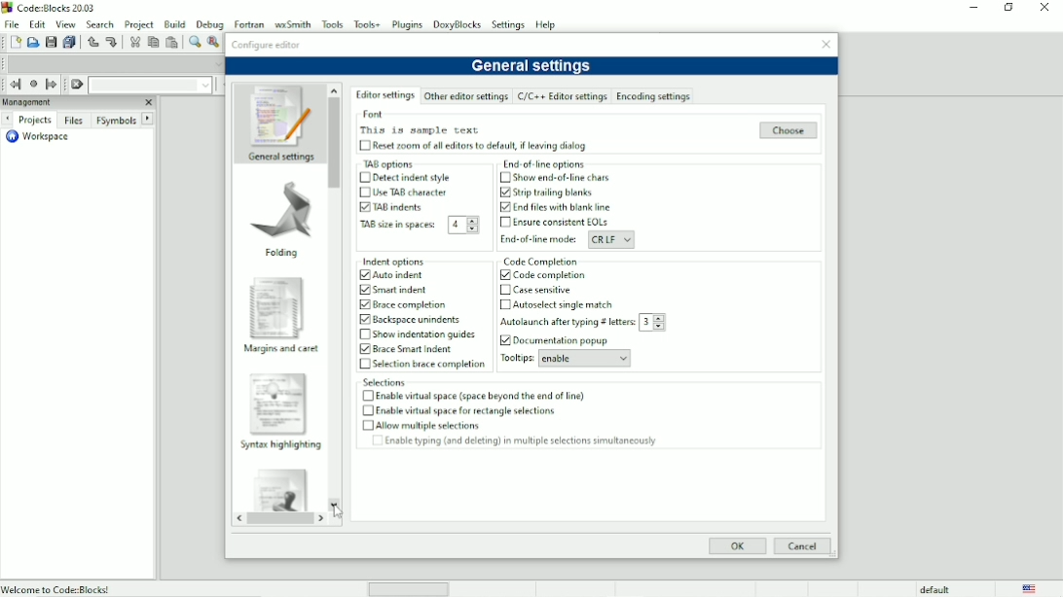  Describe the element at coordinates (737, 546) in the screenshot. I see `OK` at that location.